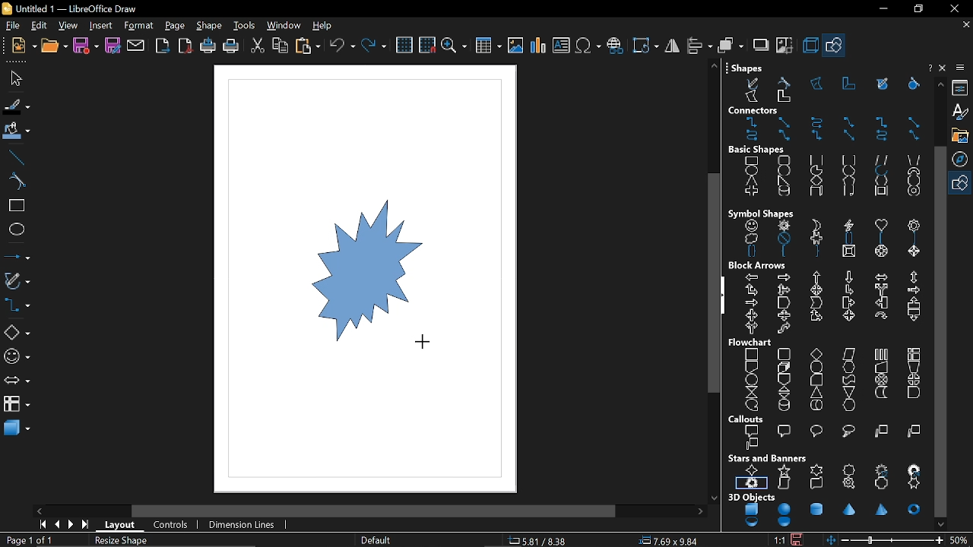  What do you see at coordinates (537, 46) in the screenshot?
I see `Insert chart` at bounding box center [537, 46].